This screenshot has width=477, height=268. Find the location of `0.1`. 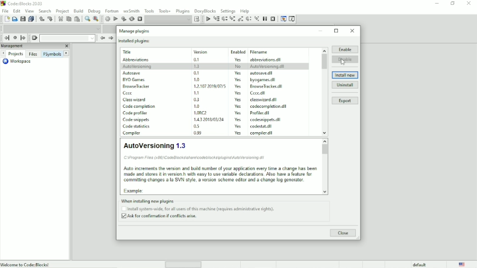

0.1 is located at coordinates (197, 73).